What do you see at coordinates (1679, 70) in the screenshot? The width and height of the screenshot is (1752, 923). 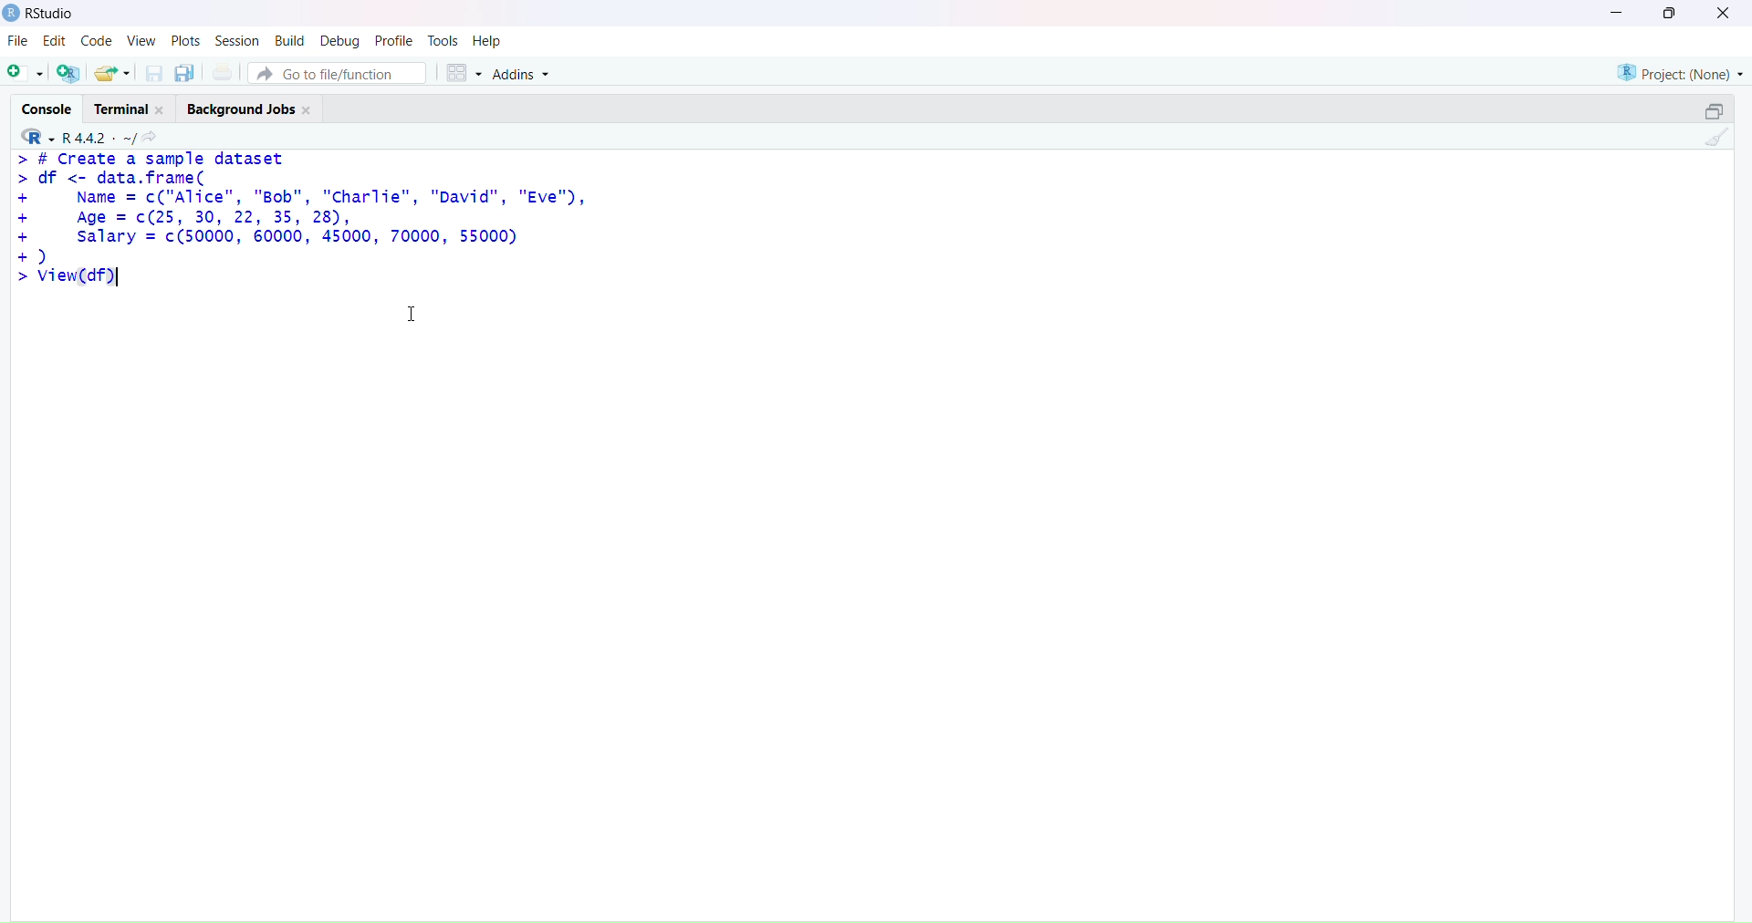 I see `project(None)` at bounding box center [1679, 70].